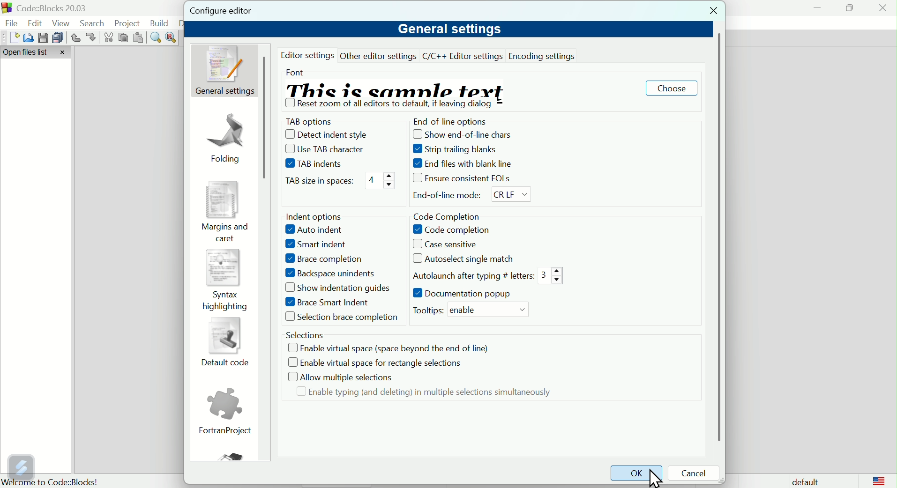 The width and height of the screenshot is (897, 488). Describe the element at coordinates (719, 238) in the screenshot. I see `scroll bar` at that location.